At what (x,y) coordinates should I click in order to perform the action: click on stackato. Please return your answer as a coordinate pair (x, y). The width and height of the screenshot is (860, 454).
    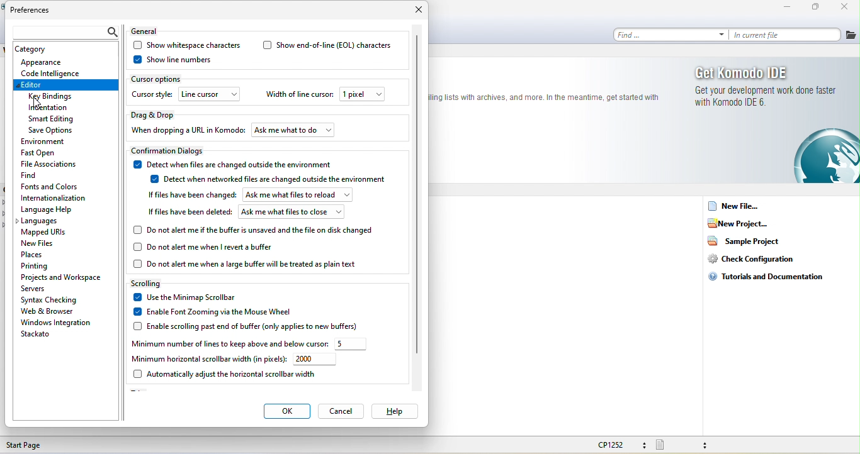
    Looking at the image, I should click on (38, 334).